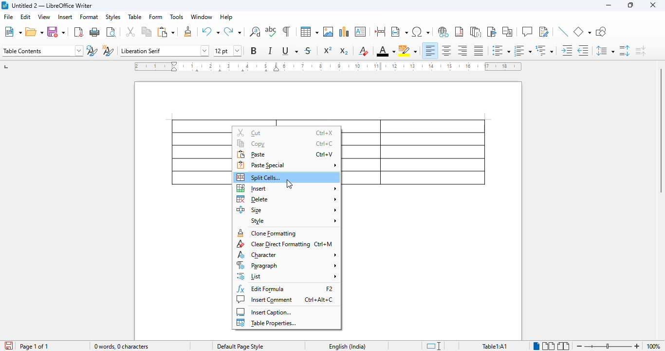 The image size is (665, 351). What do you see at coordinates (492, 32) in the screenshot?
I see `insert bookmark` at bounding box center [492, 32].